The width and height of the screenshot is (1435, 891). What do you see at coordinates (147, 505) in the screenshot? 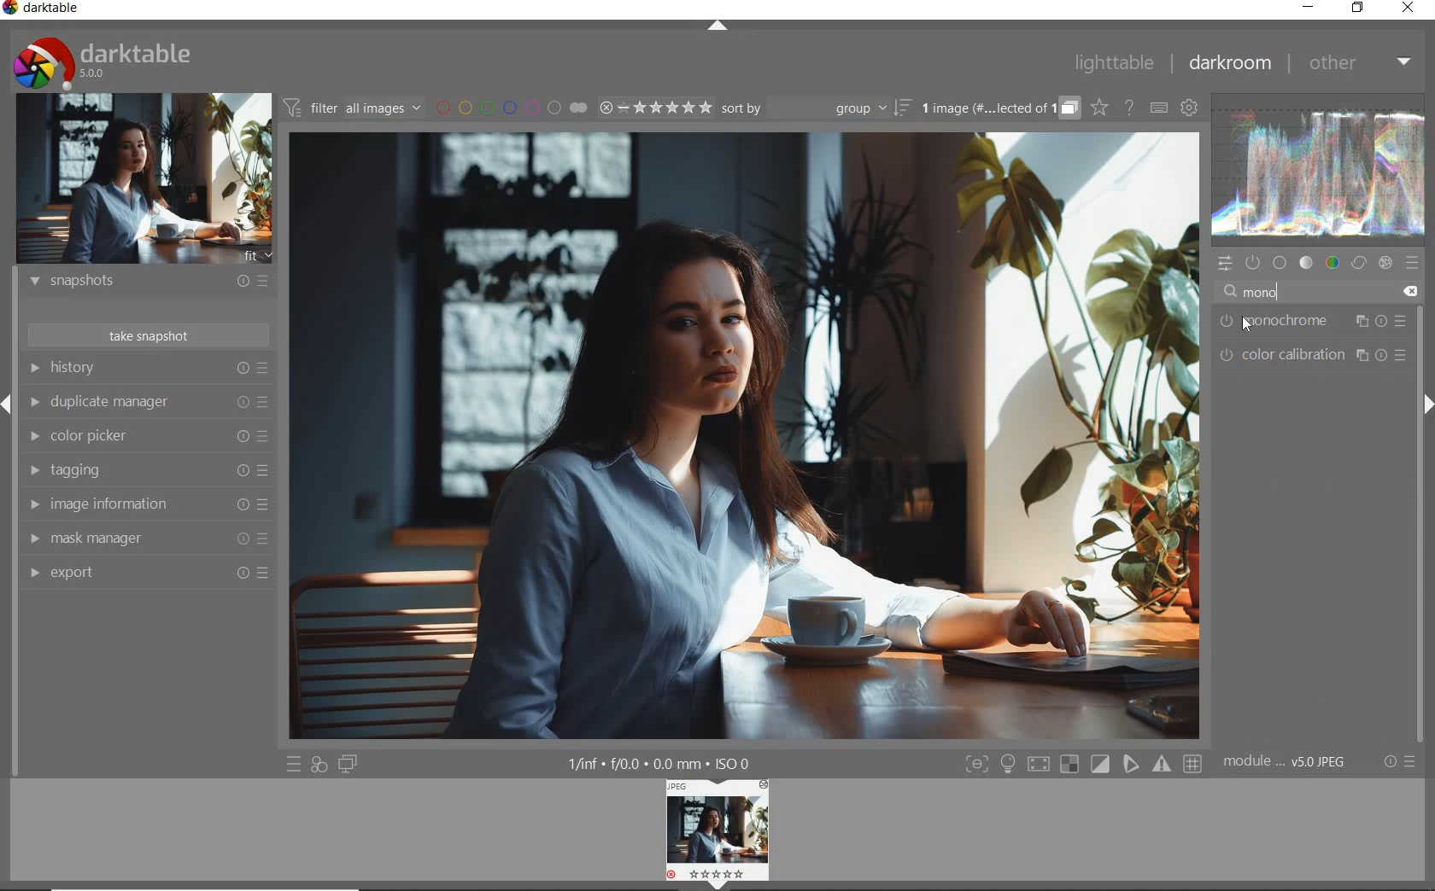
I see `image information` at bounding box center [147, 505].